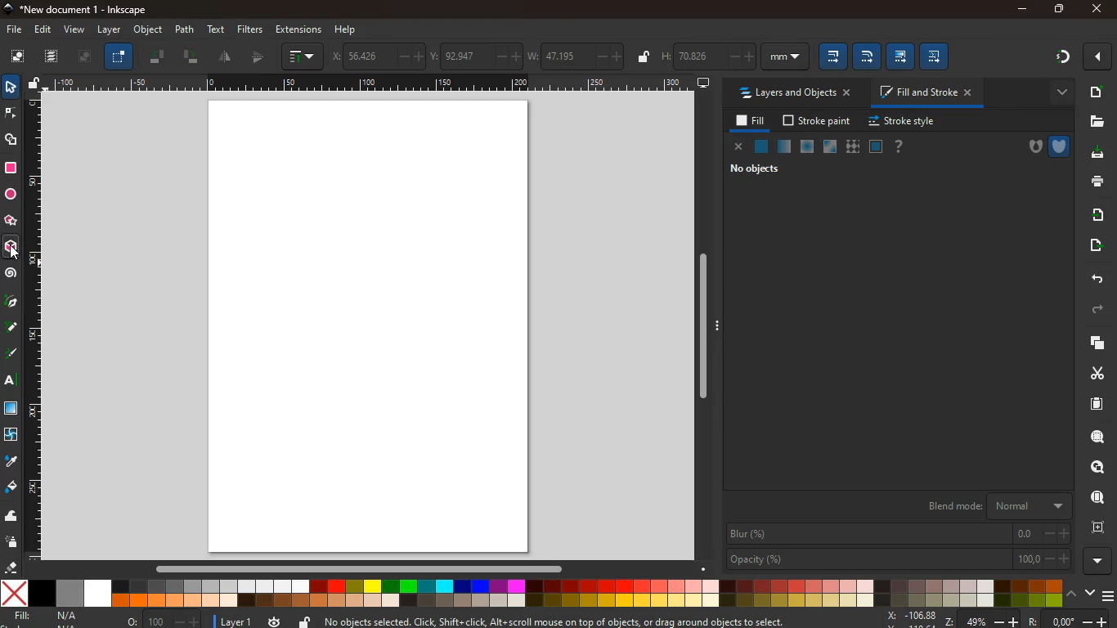 This screenshot has height=628, width=1117. Describe the element at coordinates (18, 255) in the screenshot. I see `cursor` at that location.